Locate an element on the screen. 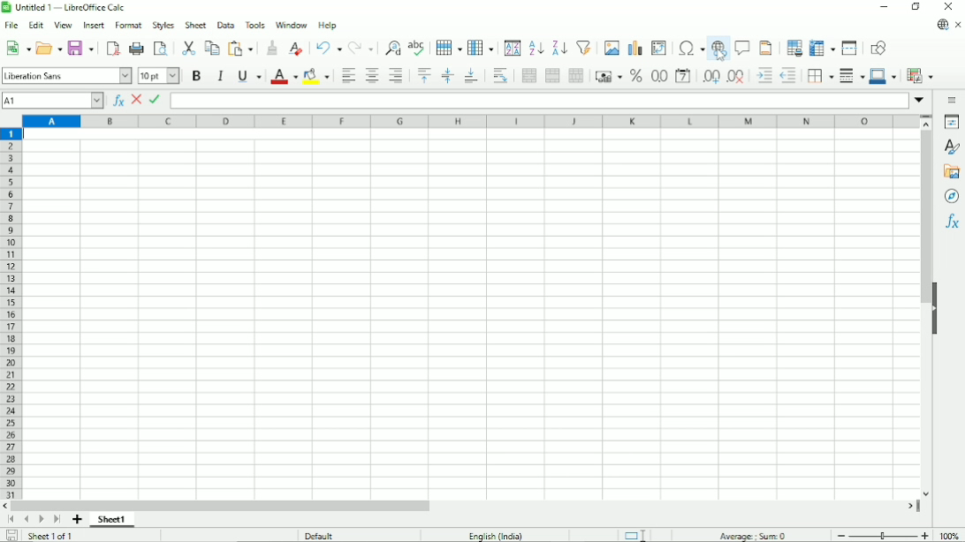 This screenshot has width=965, height=542. Find and replace is located at coordinates (394, 46).